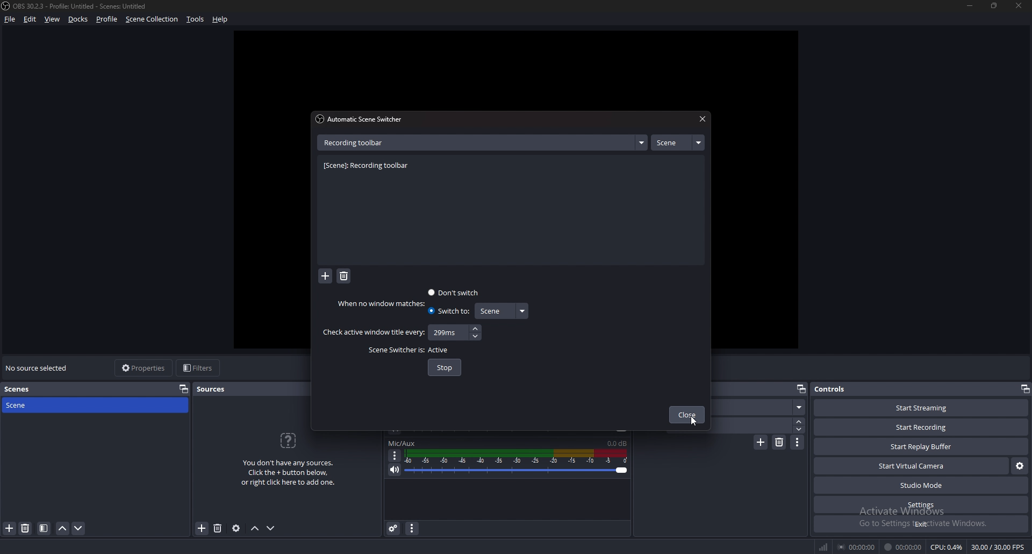 This screenshot has height=554, width=1032. What do you see at coordinates (395, 456) in the screenshot?
I see `options` at bounding box center [395, 456].